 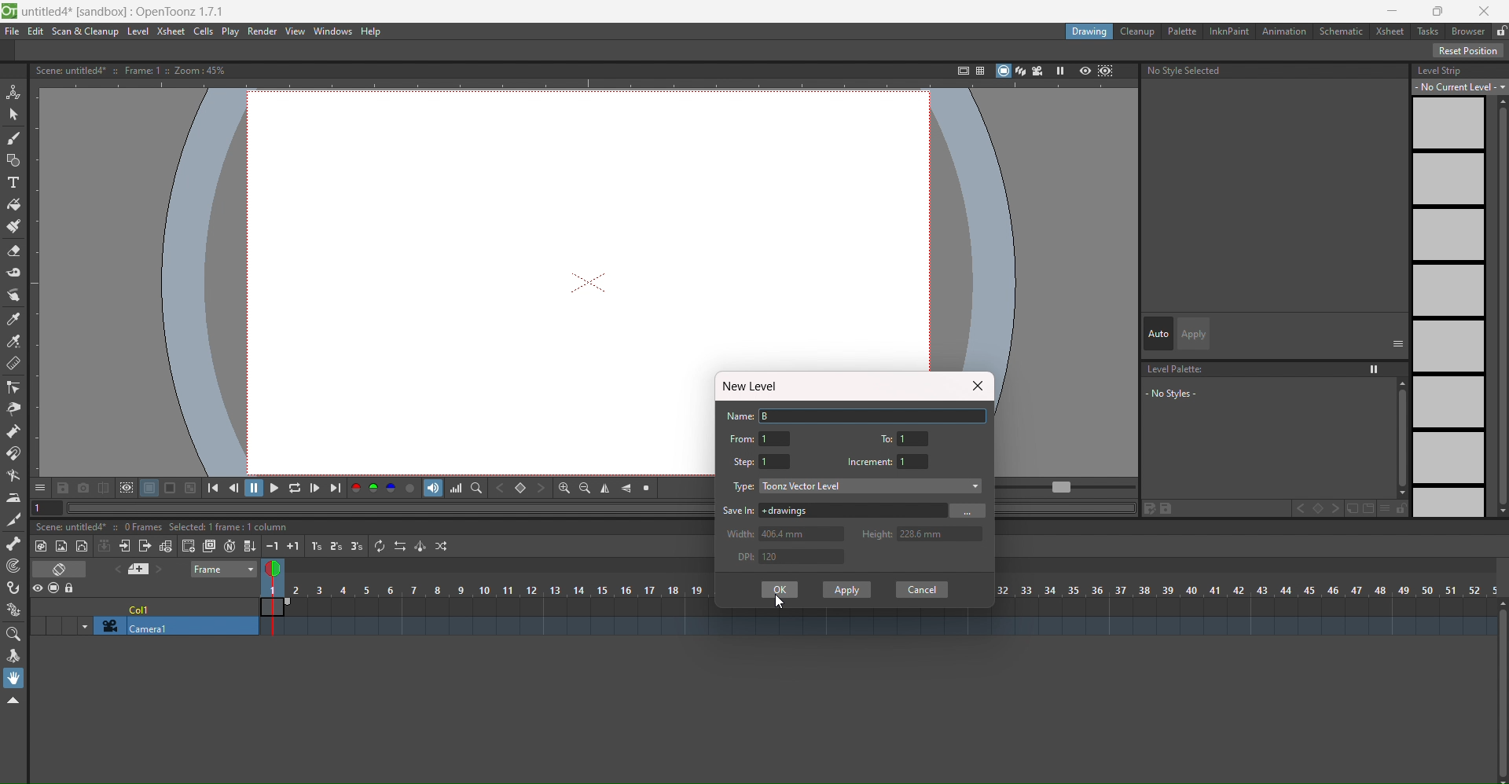 What do you see at coordinates (1398, 343) in the screenshot?
I see `options` at bounding box center [1398, 343].